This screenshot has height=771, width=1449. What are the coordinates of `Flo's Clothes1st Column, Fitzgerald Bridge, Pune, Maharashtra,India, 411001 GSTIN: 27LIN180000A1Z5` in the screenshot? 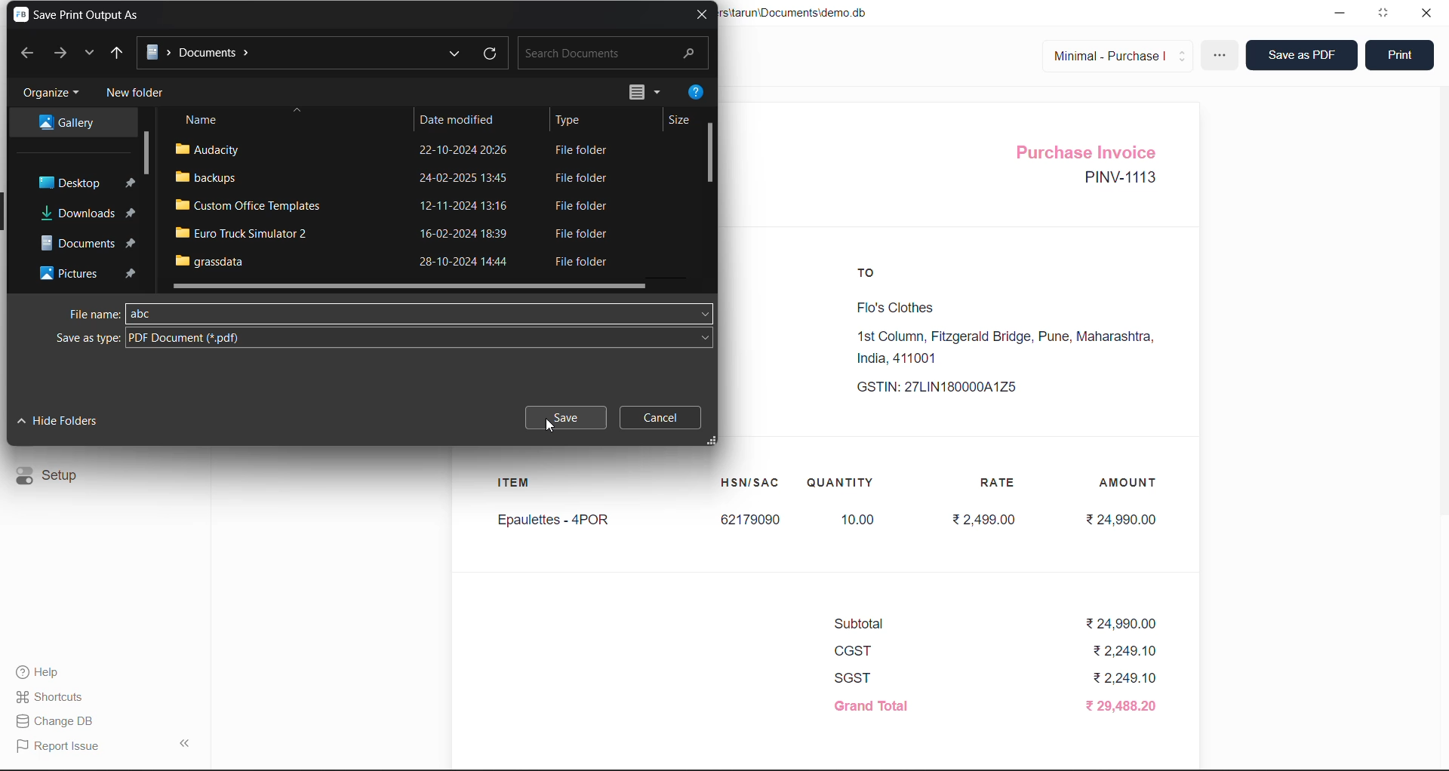 It's located at (996, 346).